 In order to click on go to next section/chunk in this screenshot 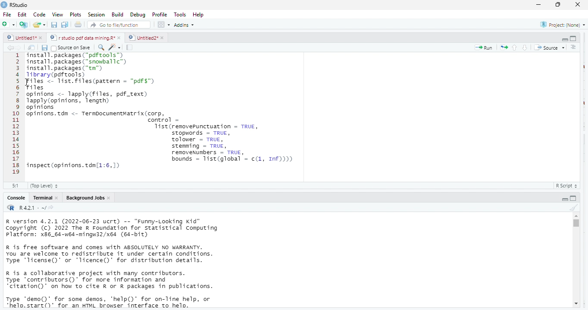, I will do `click(525, 47)`.